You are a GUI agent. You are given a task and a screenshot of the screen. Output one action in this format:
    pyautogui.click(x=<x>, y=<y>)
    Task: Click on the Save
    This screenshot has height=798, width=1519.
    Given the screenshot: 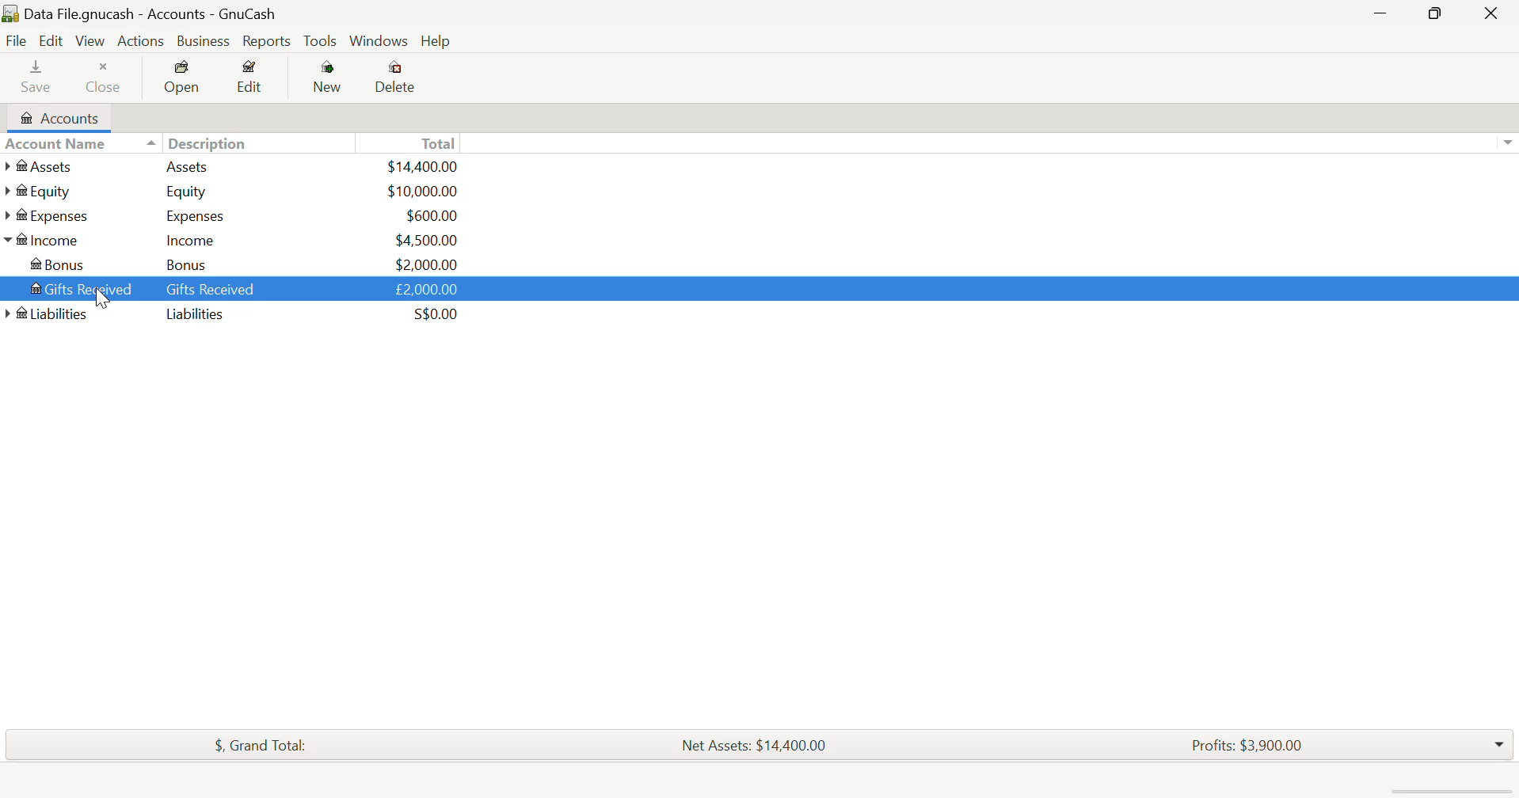 What is the action you would take?
    pyautogui.click(x=37, y=75)
    